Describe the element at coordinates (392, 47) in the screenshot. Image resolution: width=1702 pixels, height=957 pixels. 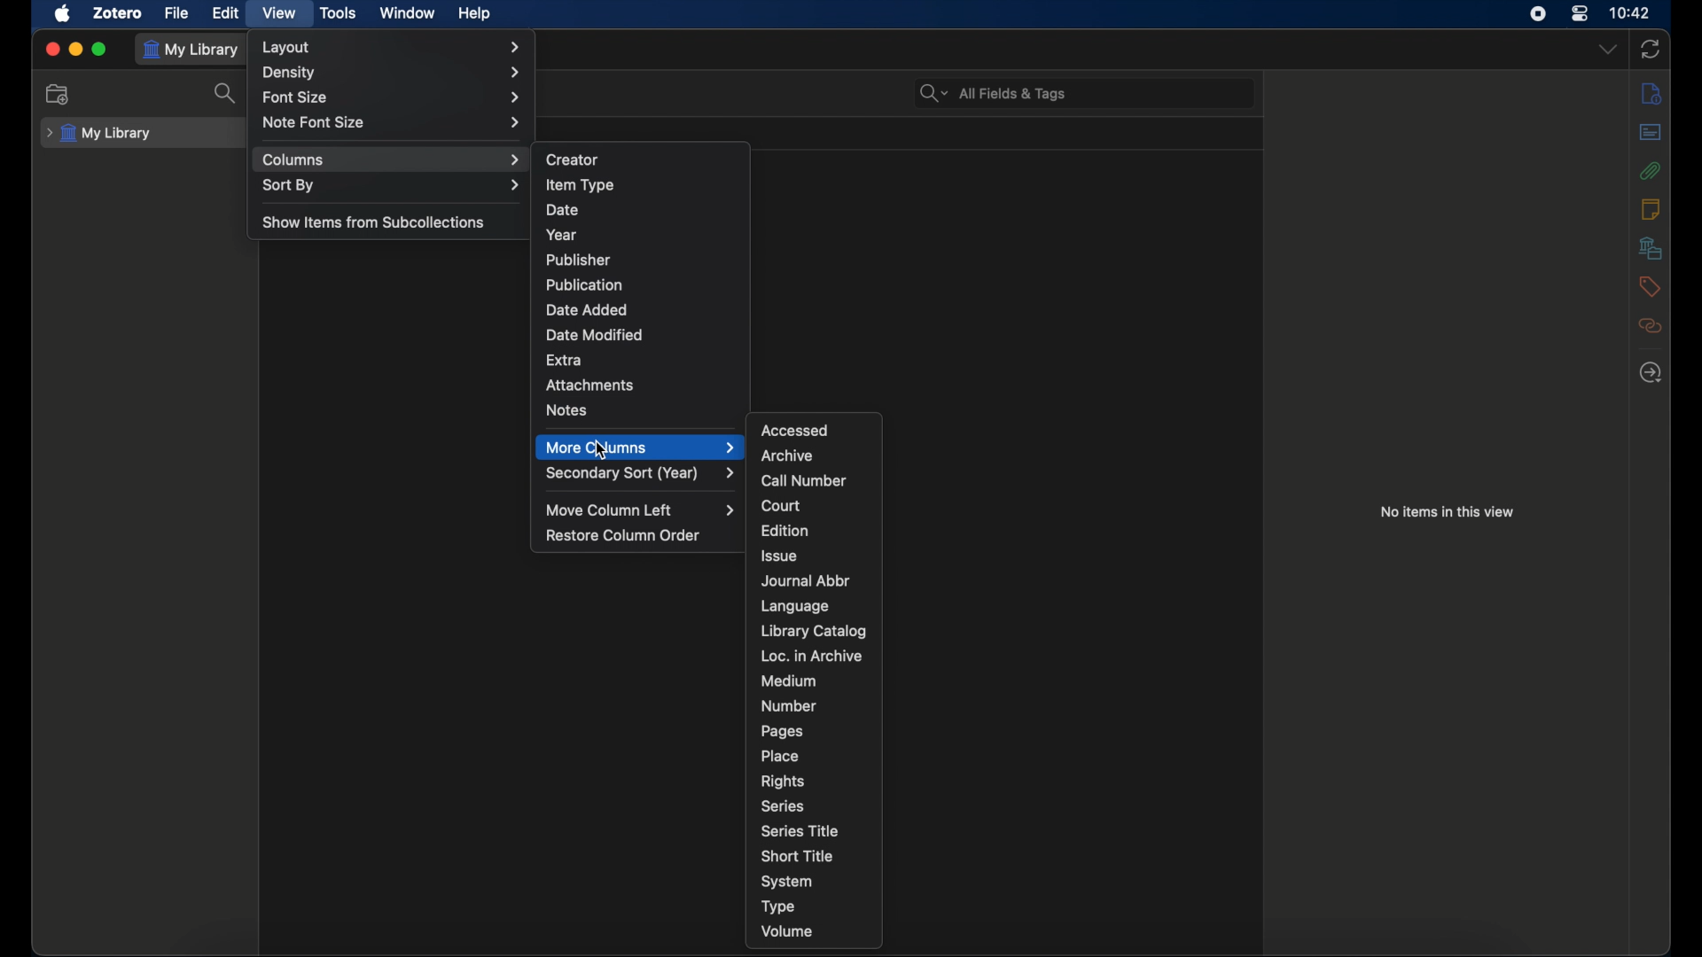
I see `layout` at that location.